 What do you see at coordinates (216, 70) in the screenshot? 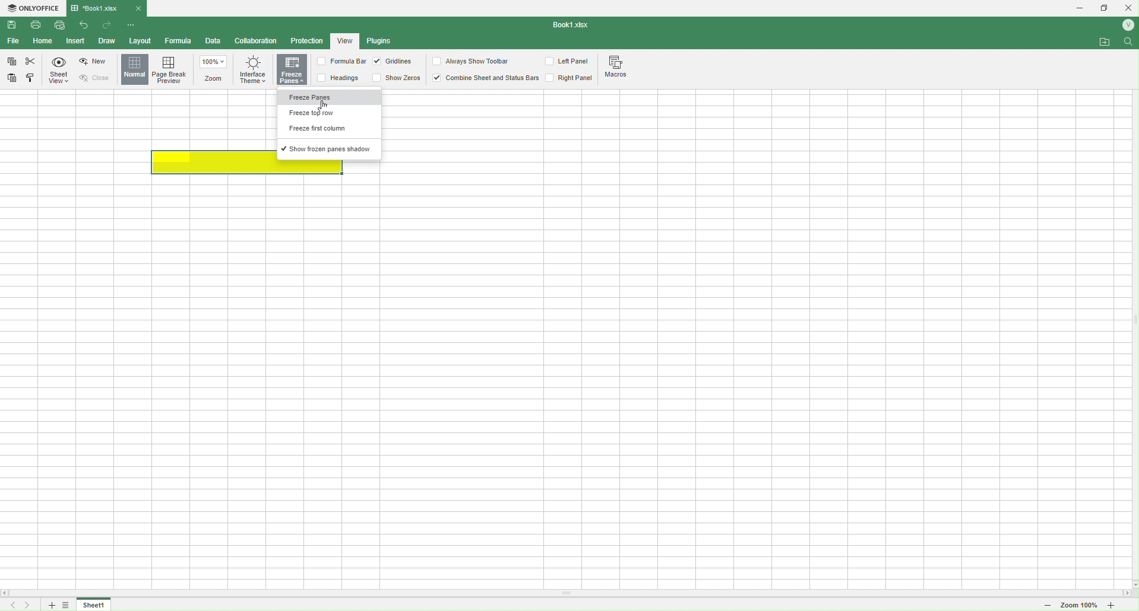
I see `Zoom` at bounding box center [216, 70].